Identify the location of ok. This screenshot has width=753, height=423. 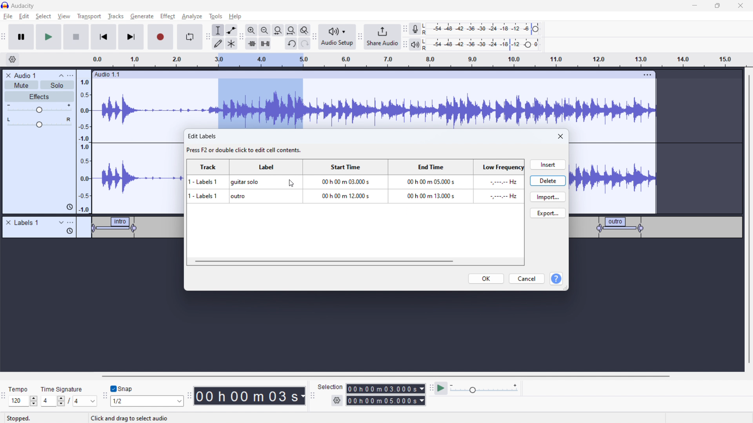
(486, 278).